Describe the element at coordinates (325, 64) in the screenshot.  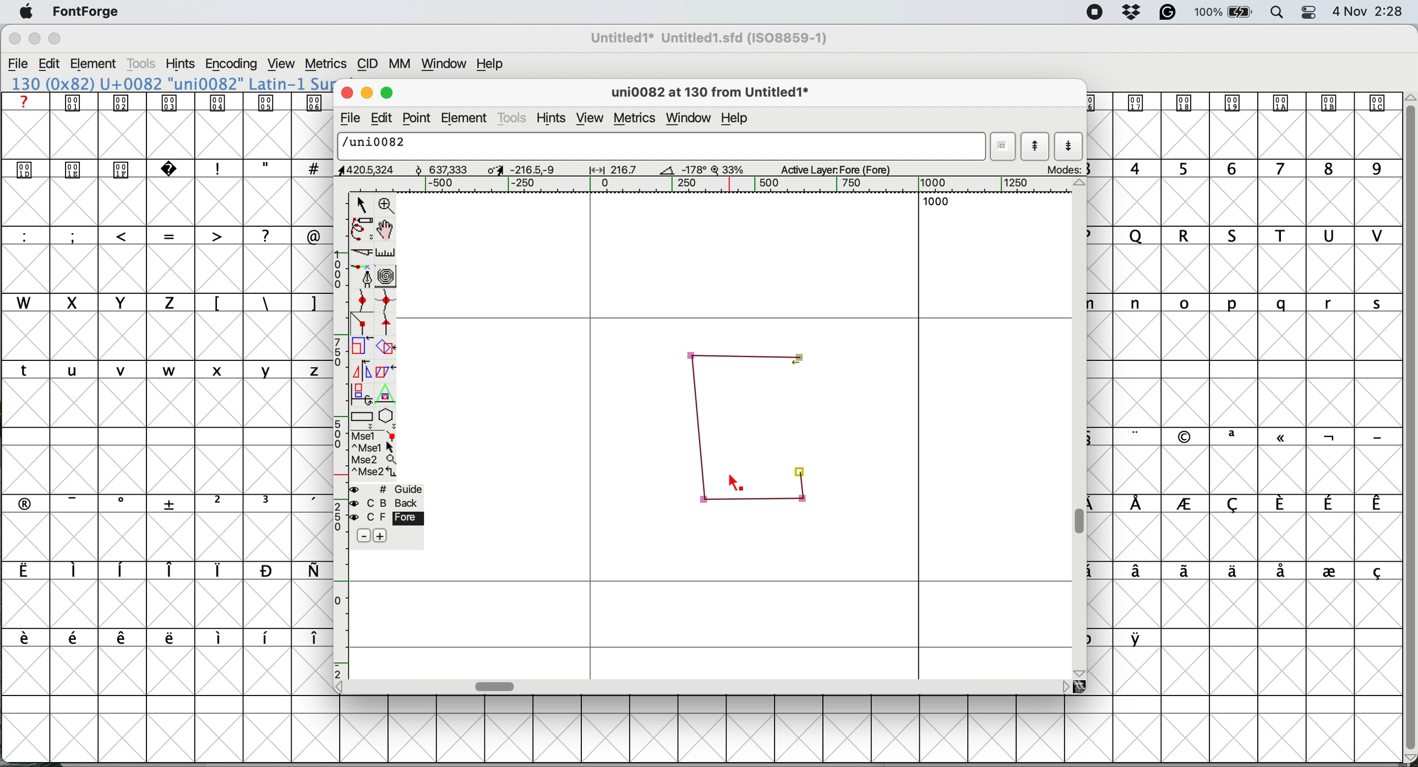
I see `metrics` at that location.